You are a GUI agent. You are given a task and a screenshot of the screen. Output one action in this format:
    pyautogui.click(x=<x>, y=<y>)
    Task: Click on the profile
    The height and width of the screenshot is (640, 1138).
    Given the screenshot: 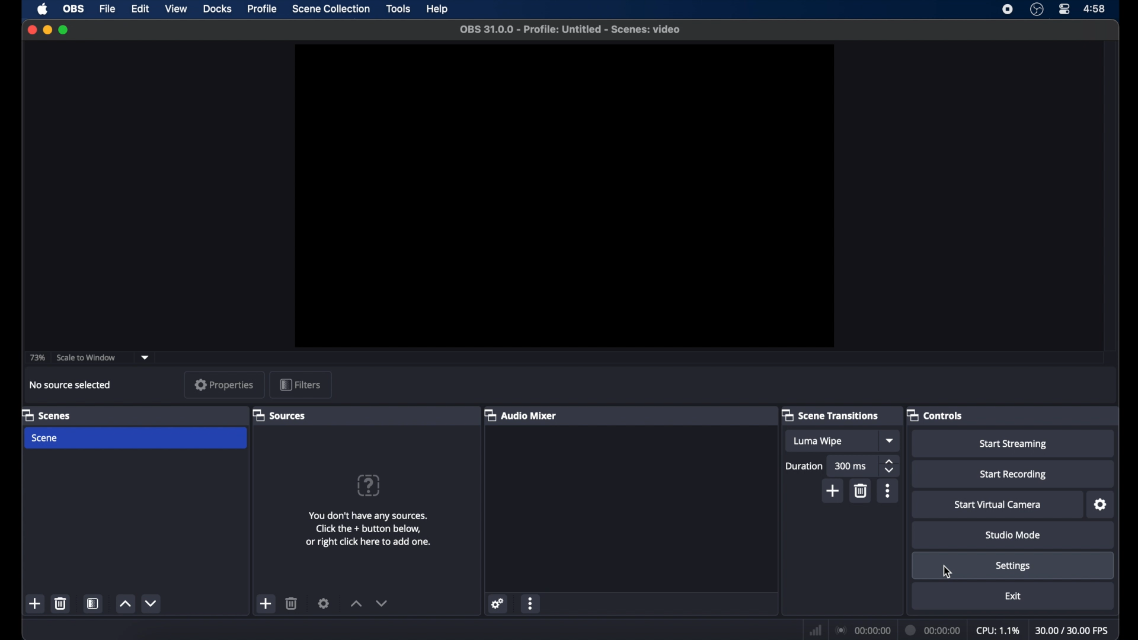 What is the action you would take?
    pyautogui.click(x=263, y=9)
    